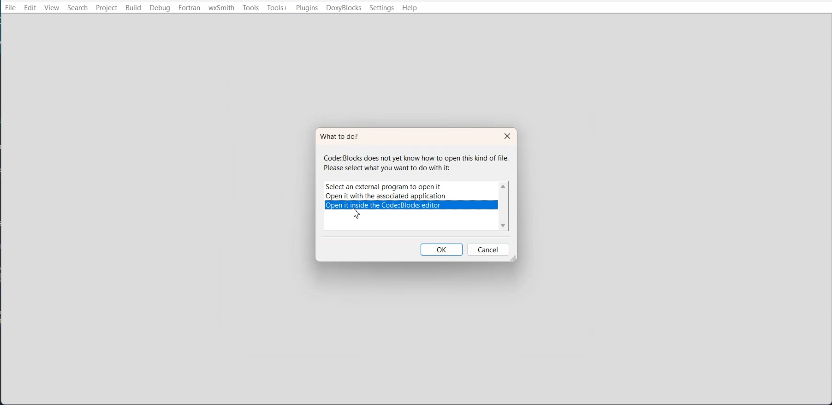 The width and height of the screenshot is (832, 405). What do you see at coordinates (503, 206) in the screenshot?
I see `Vertical scroll bar` at bounding box center [503, 206].